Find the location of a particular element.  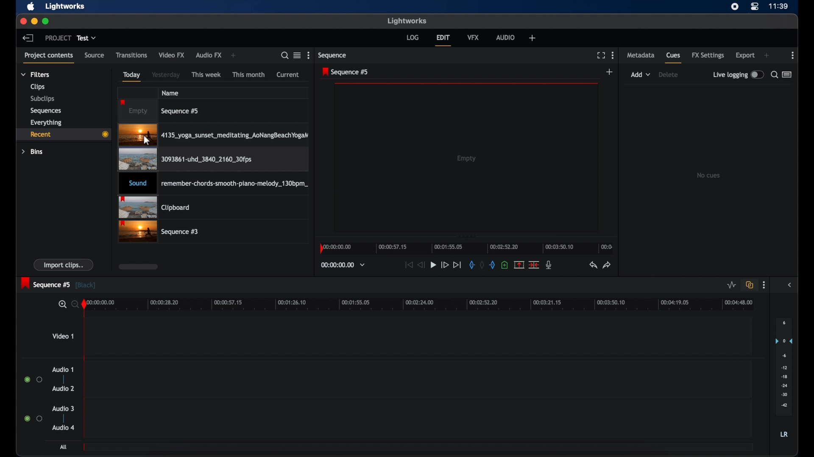

play is located at coordinates (433, 265).